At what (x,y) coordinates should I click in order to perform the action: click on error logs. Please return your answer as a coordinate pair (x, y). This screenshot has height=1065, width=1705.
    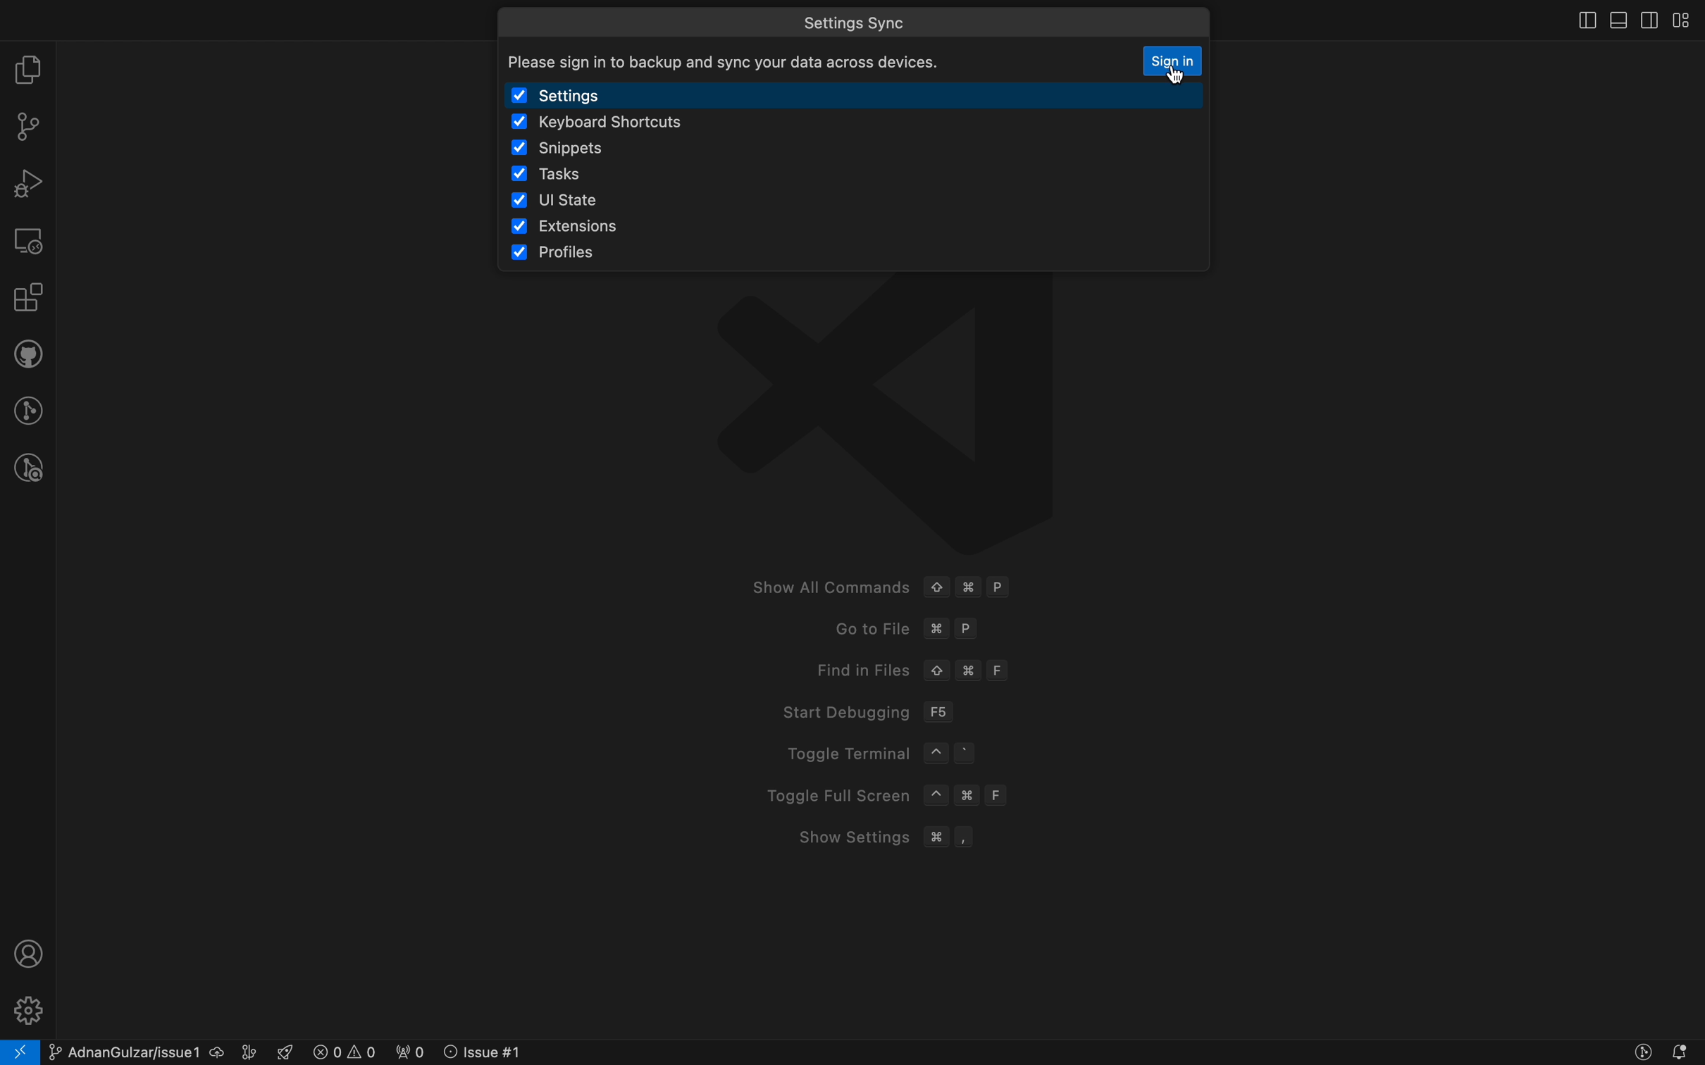
    Looking at the image, I should click on (409, 1051).